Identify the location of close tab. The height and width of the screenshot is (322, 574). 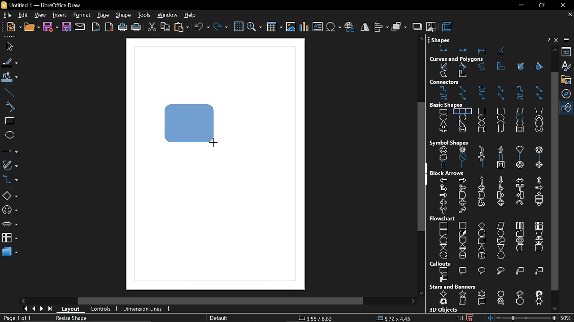
(570, 15).